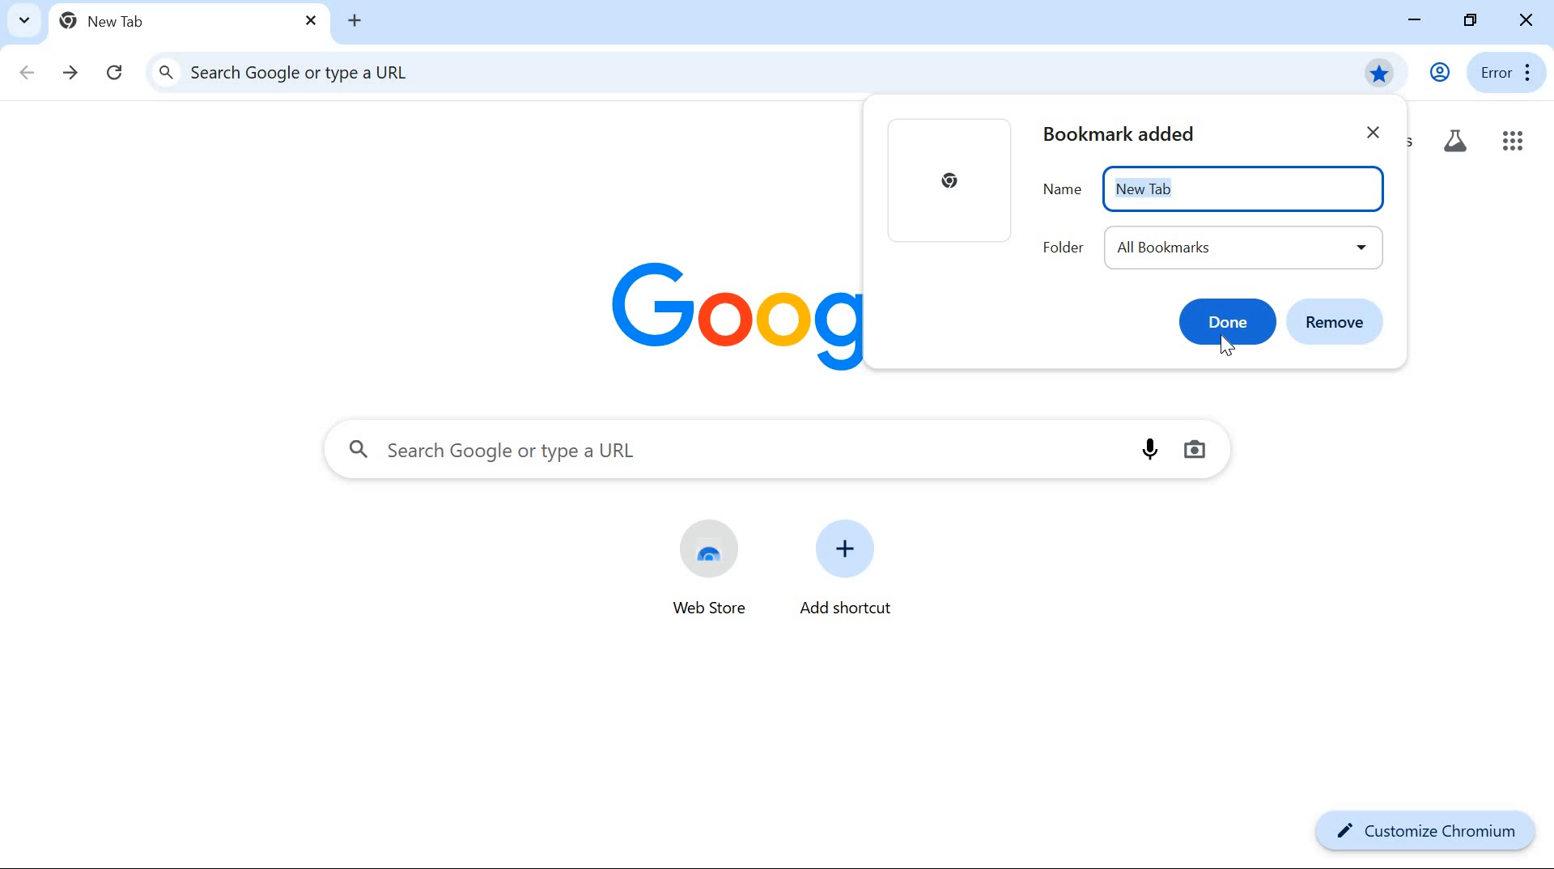 The image size is (1554, 869). What do you see at coordinates (1229, 321) in the screenshot?
I see `Done` at bounding box center [1229, 321].